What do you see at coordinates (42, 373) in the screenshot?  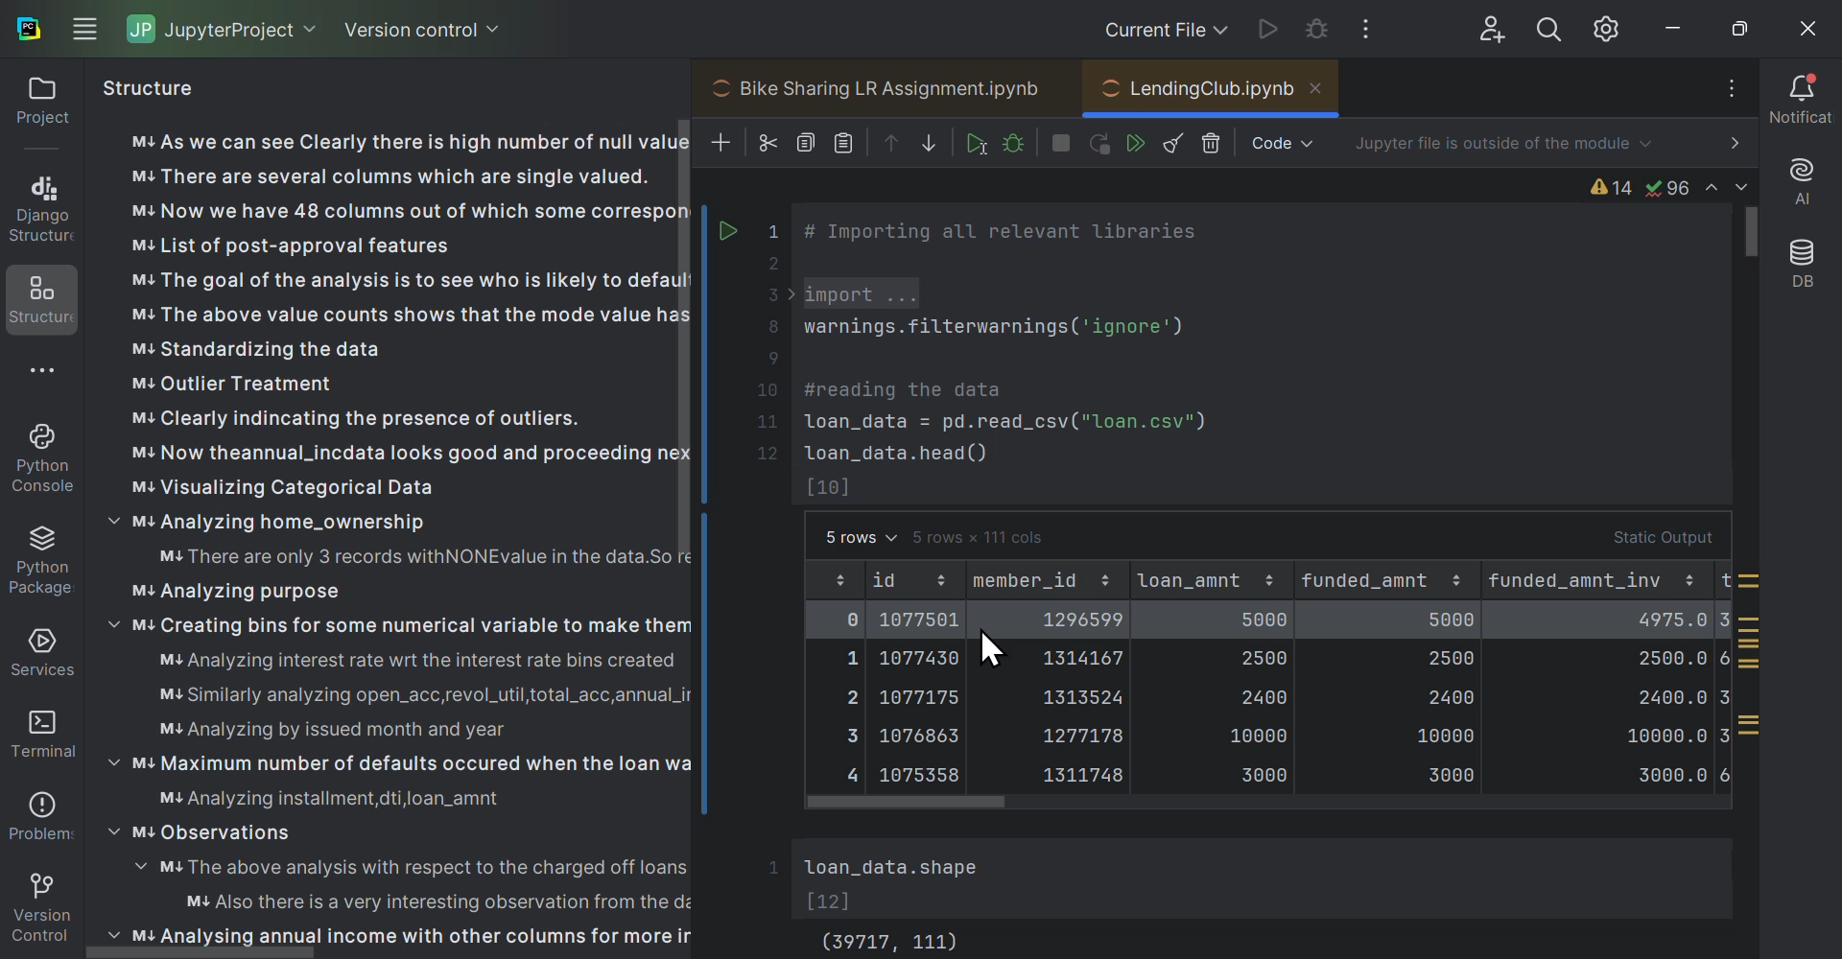 I see `More options` at bounding box center [42, 373].